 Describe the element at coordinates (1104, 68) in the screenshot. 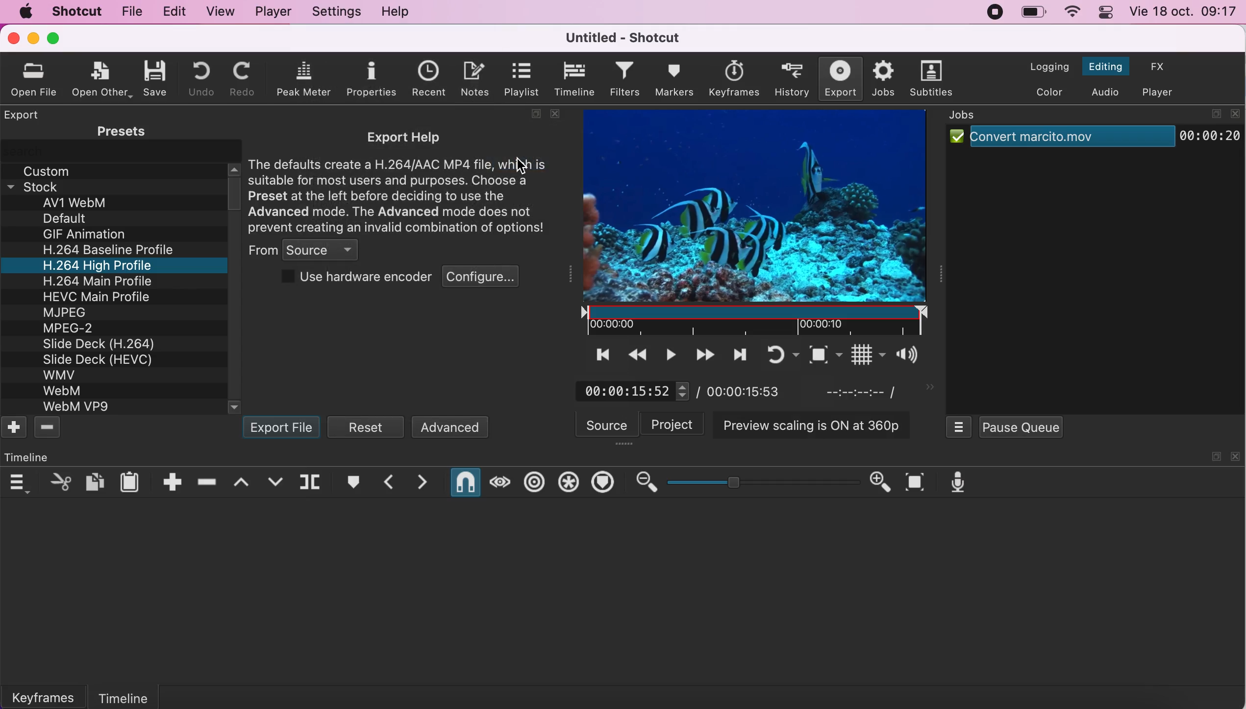

I see `switch to the editing layout` at that location.